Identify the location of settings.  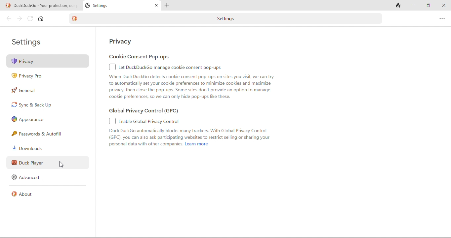
(31, 42).